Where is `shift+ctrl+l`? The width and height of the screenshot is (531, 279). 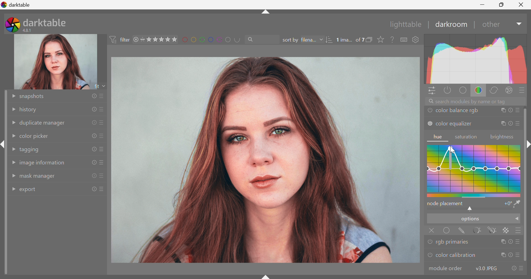
shift+ctrl+l is located at coordinates (3, 144).